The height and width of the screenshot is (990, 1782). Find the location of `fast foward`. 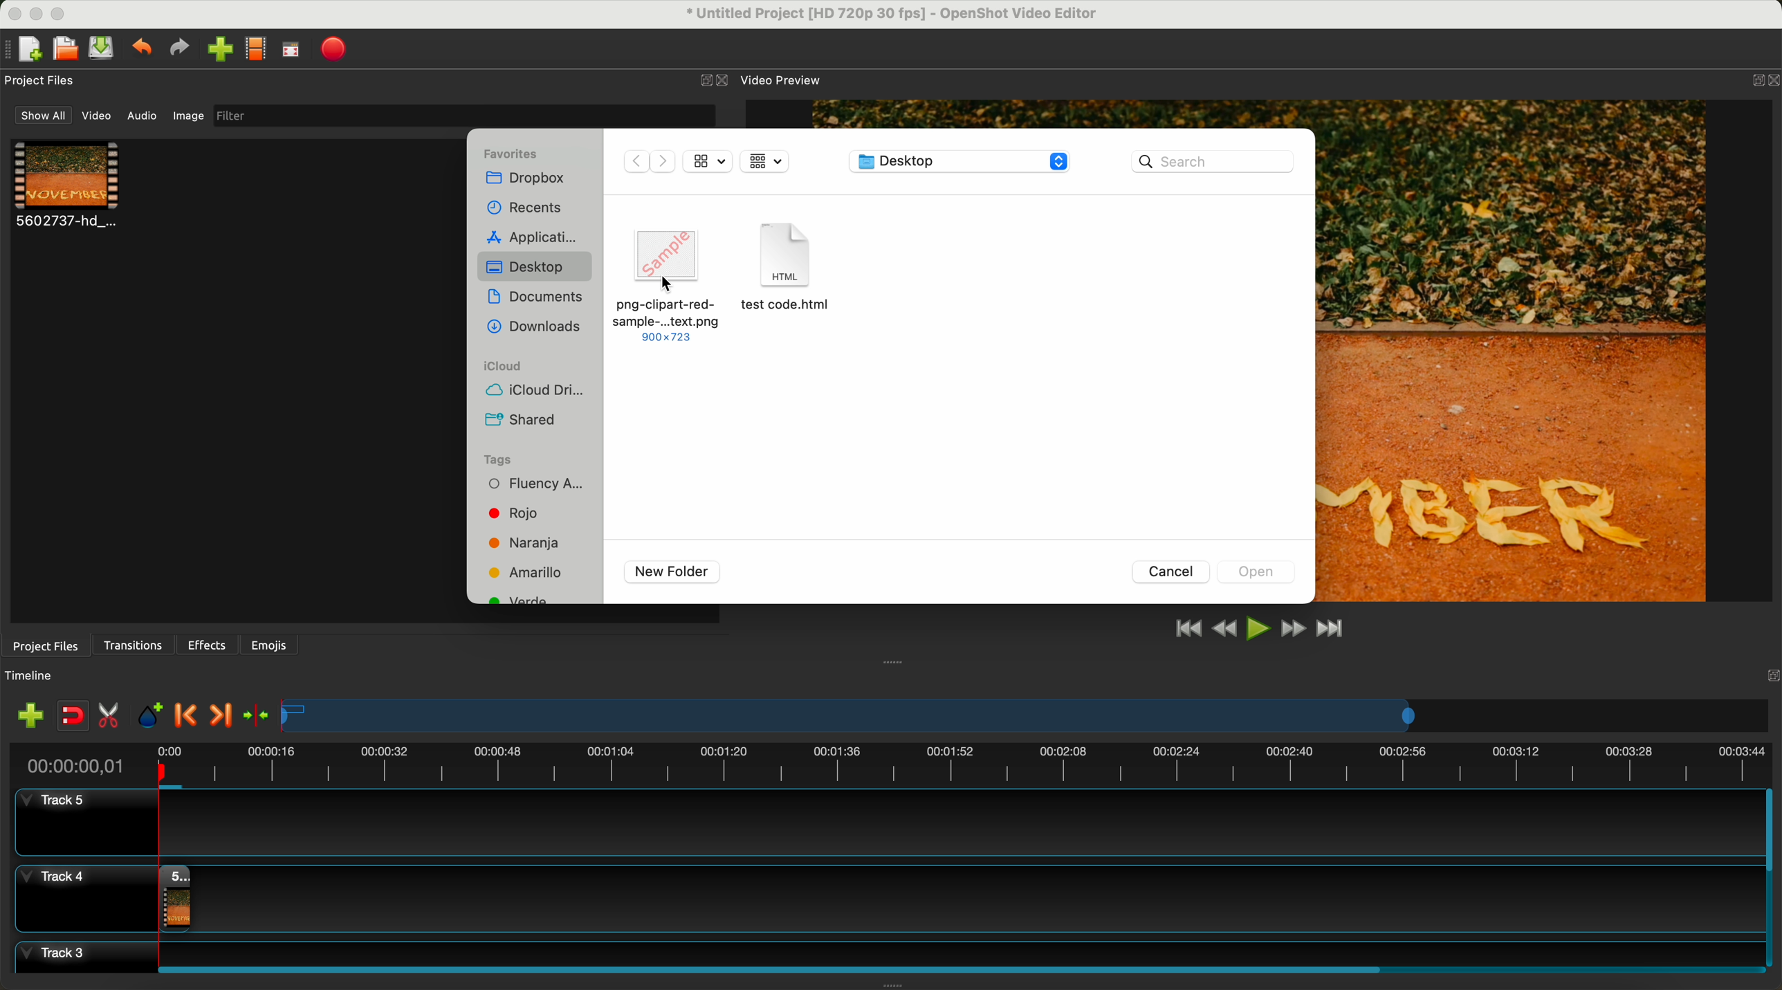

fast foward is located at coordinates (1292, 630).